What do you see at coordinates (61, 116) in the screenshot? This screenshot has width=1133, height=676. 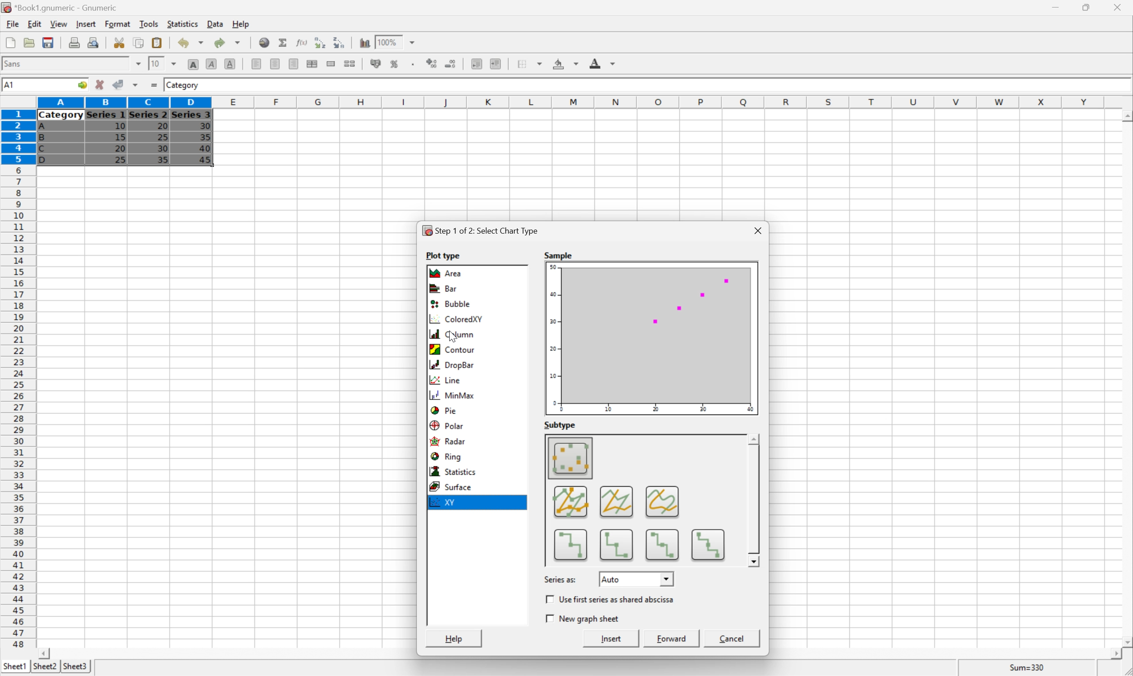 I see `Category` at bounding box center [61, 116].